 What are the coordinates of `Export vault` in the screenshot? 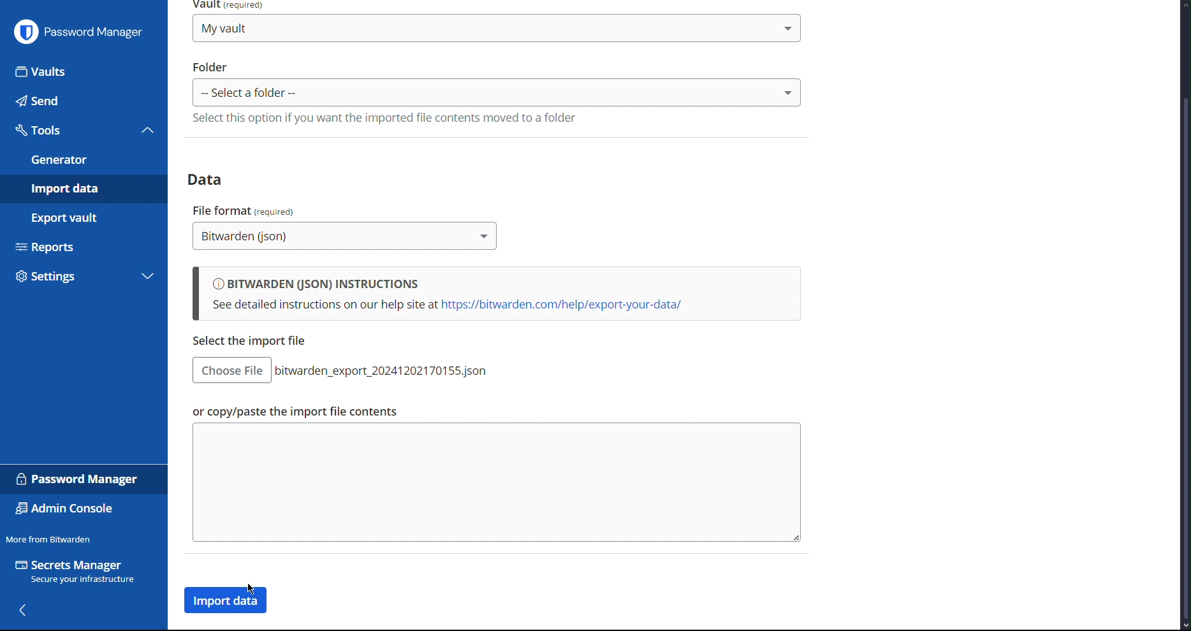 It's located at (78, 217).